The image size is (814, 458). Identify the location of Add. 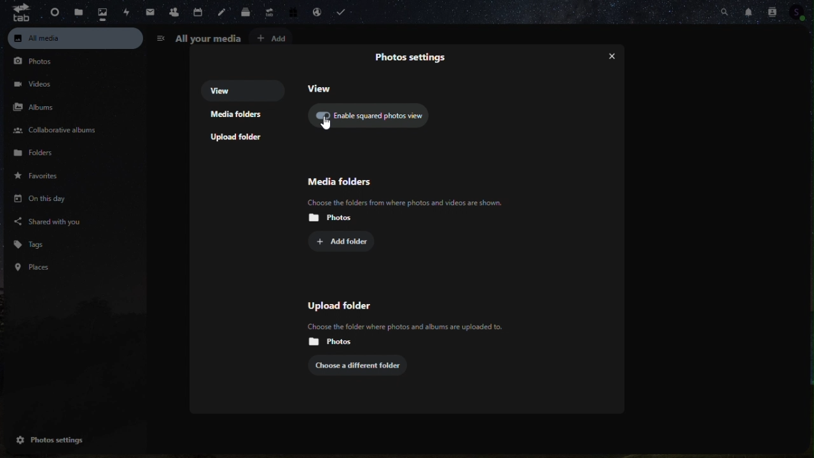
(275, 38).